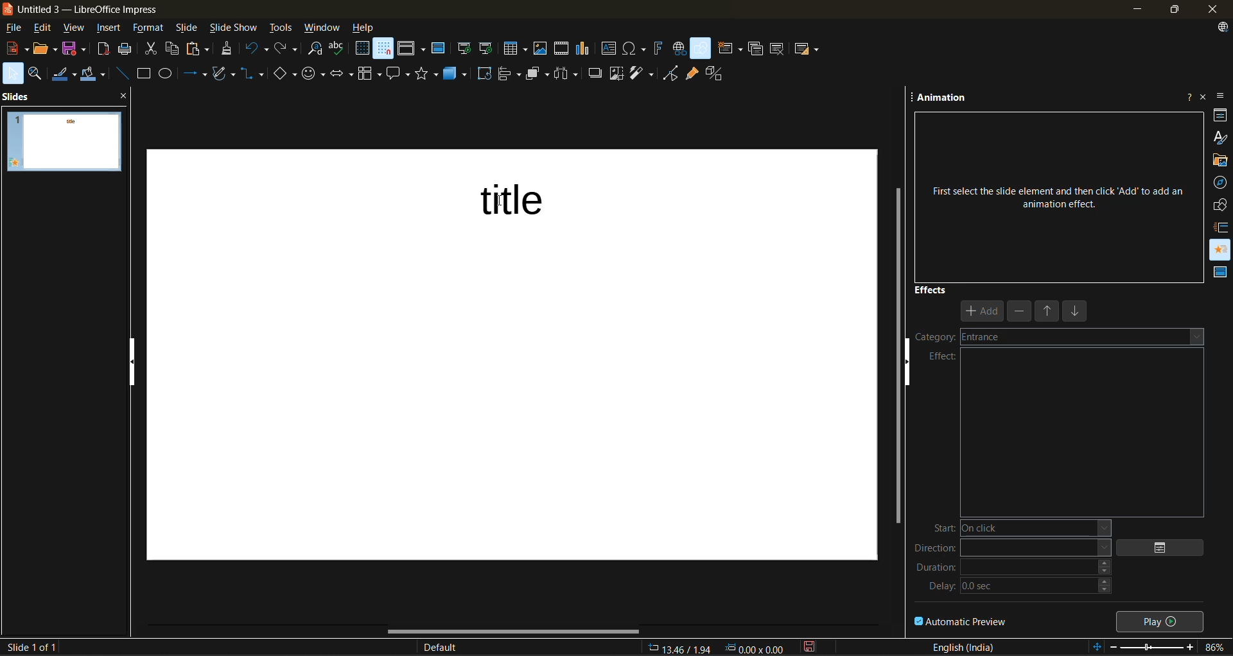 The image size is (1233, 656). I want to click on start, so click(1015, 528).